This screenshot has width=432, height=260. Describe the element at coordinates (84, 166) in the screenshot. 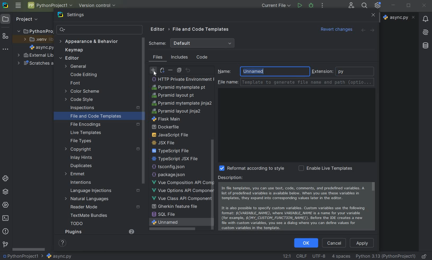

I see `duplicates` at that location.